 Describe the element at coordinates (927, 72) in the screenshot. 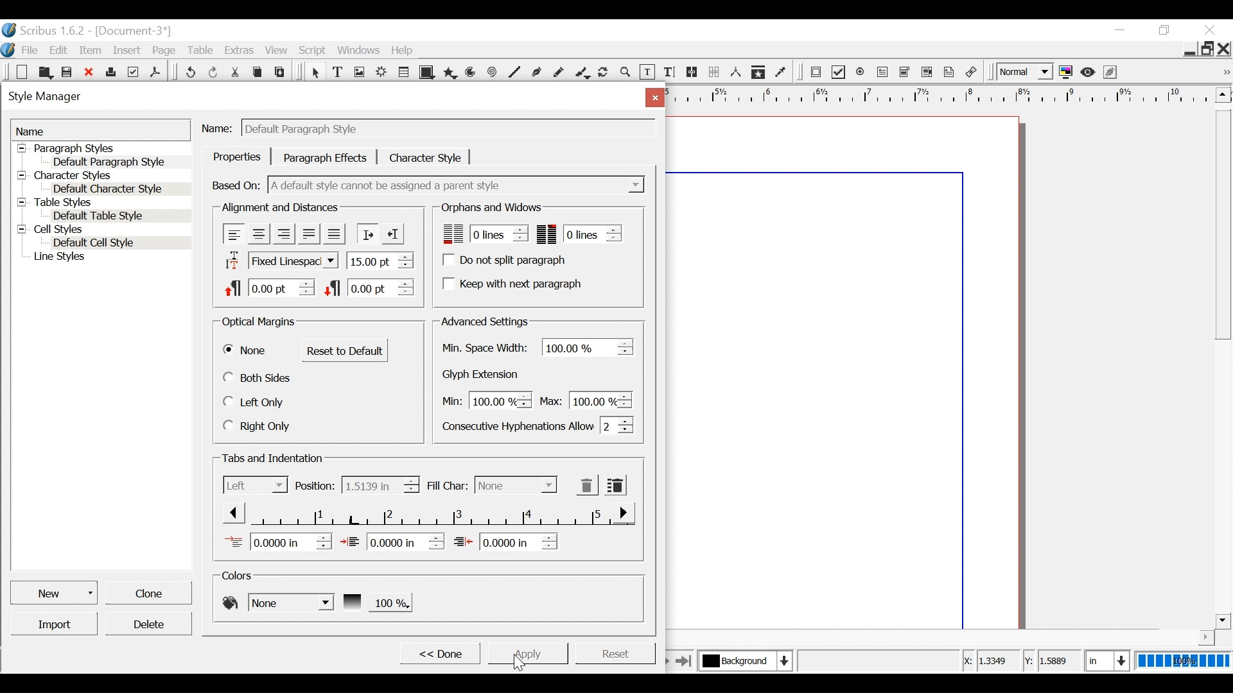

I see `PDF List Box` at that location.